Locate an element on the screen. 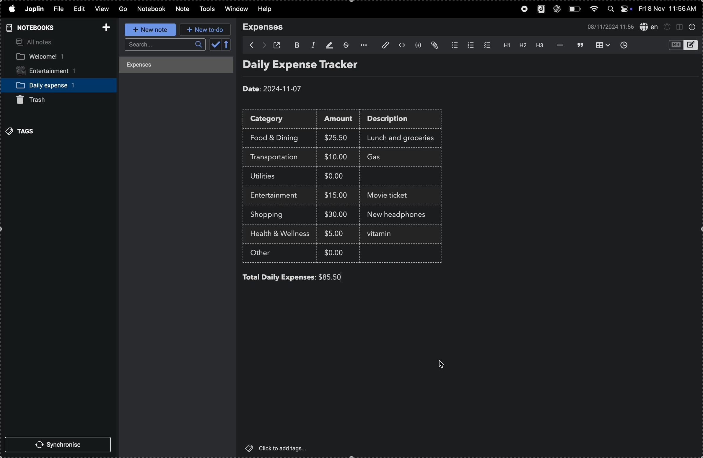  other is located at coordinates (268, 254).